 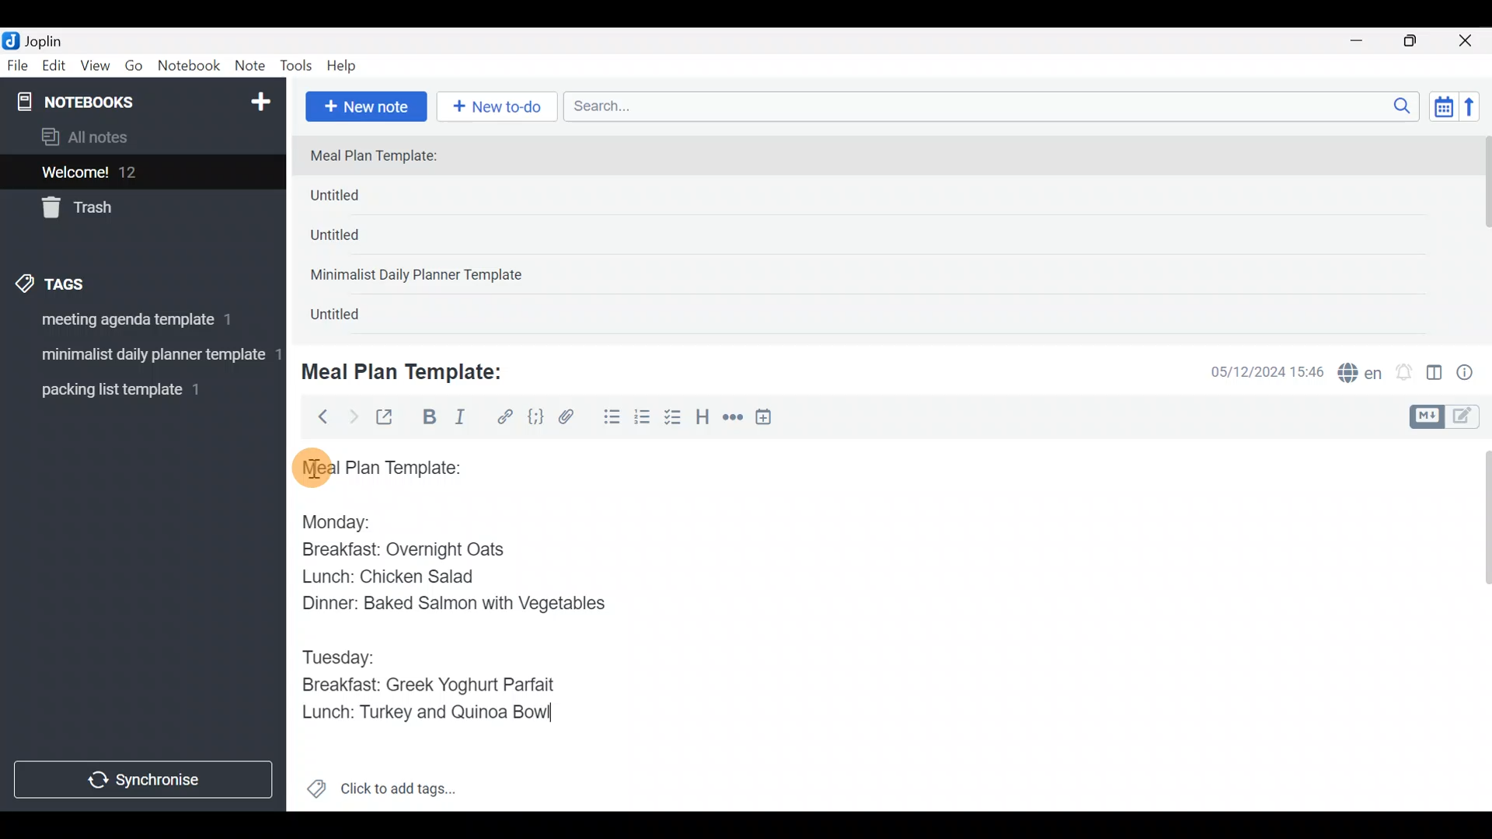 I want to click on Forward, so click(x=353, y=416).